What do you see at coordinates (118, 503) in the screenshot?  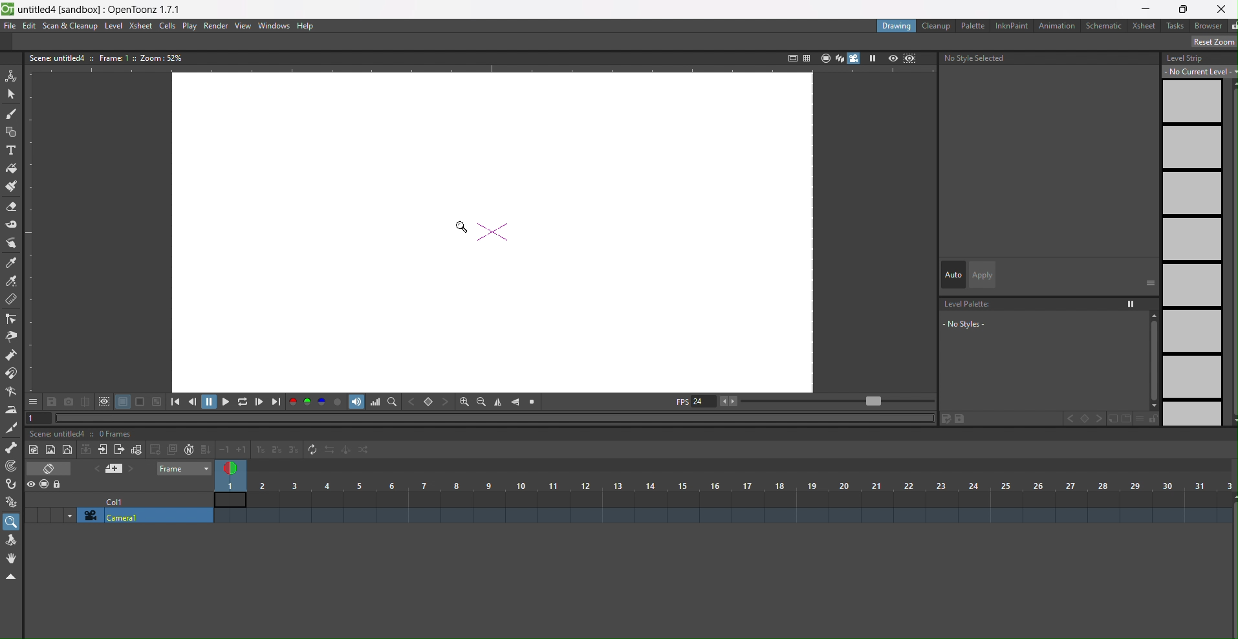 I see `cell` at bounding box center [118, 503].